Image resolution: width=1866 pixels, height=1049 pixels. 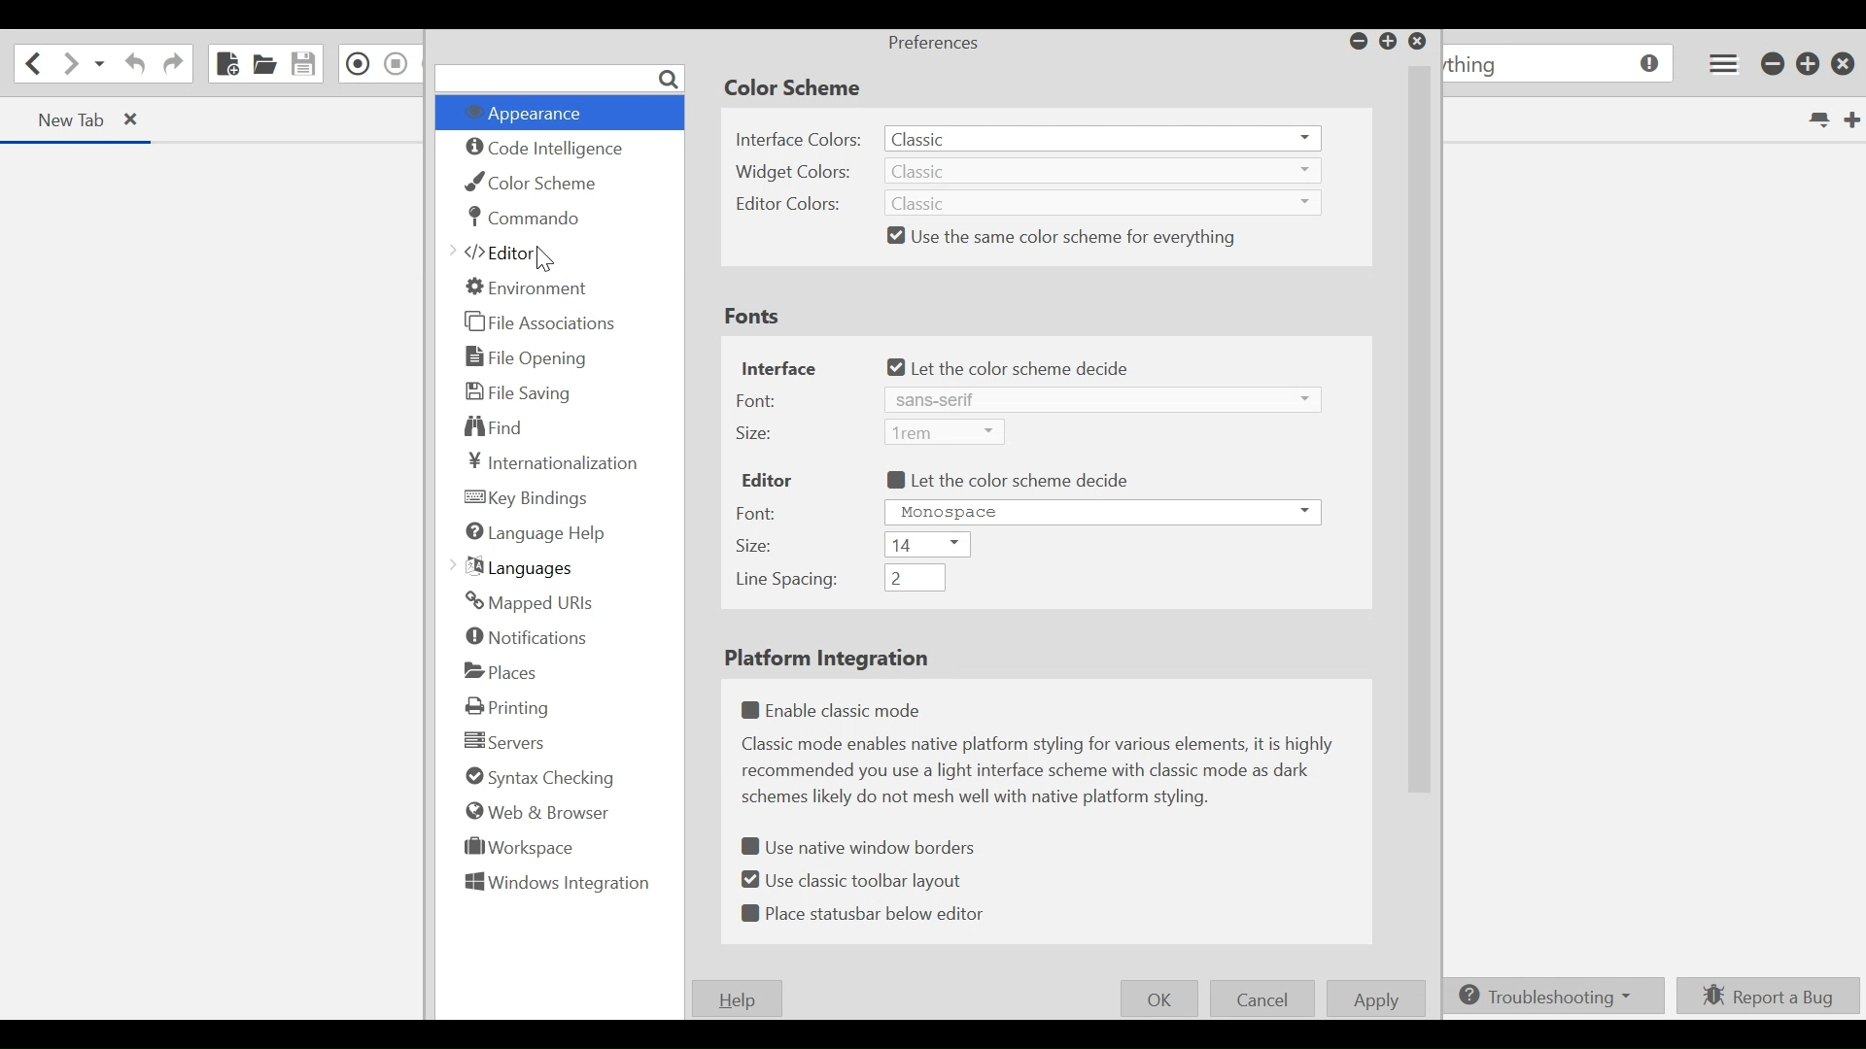 I want to click on Platform Integration, so click(x=826, y=660).